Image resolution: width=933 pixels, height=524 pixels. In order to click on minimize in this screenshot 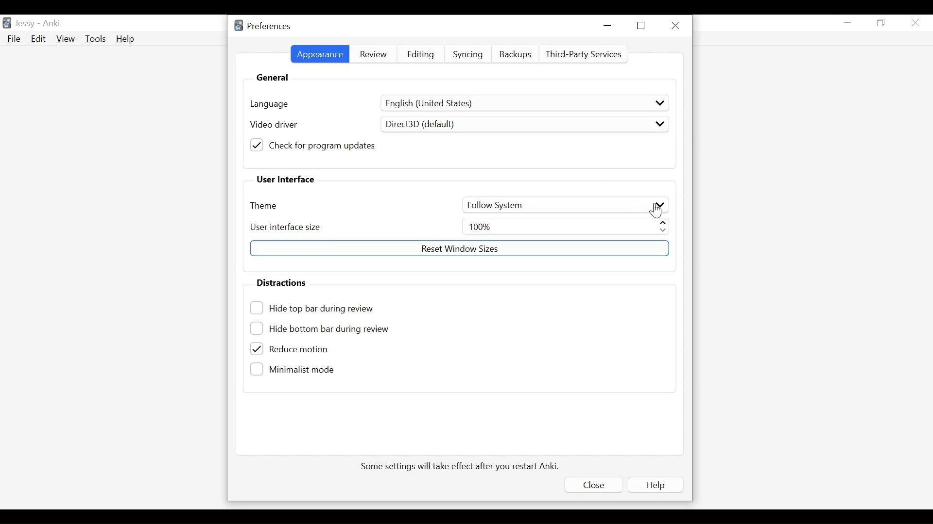, I will do `click(607, 25)`.